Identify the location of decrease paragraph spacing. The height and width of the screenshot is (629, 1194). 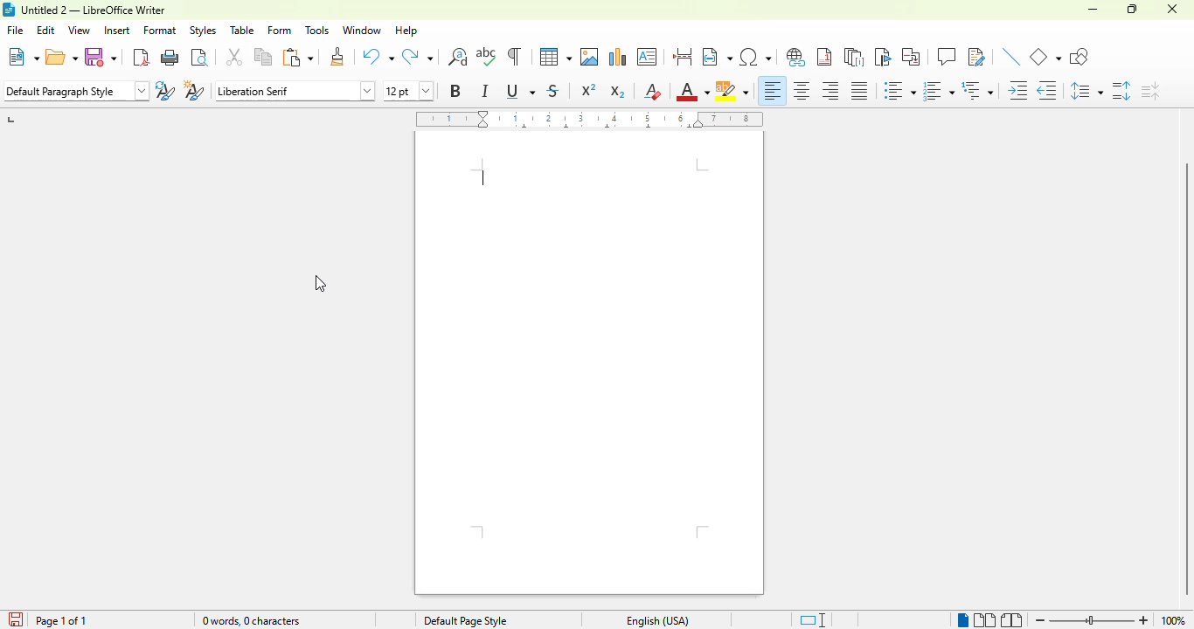
(1150, 92).